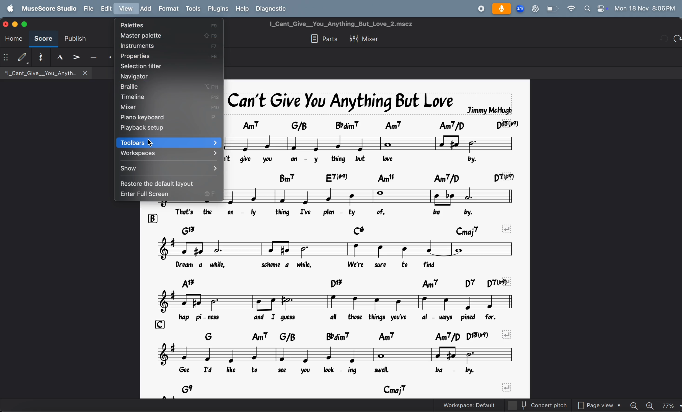 The width and height of the screenshot is (682, 412). Describe the element at coordinates (44, 39) in the screenshot. I see `score` at that location.